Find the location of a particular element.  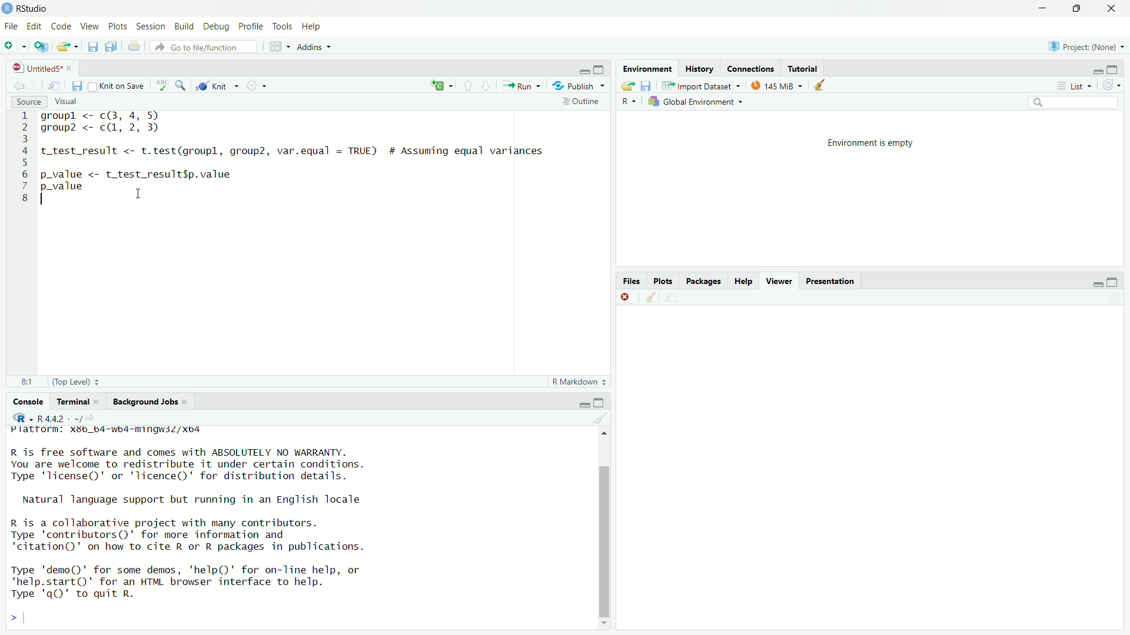

8:1 is located at coordinates (24, 382).